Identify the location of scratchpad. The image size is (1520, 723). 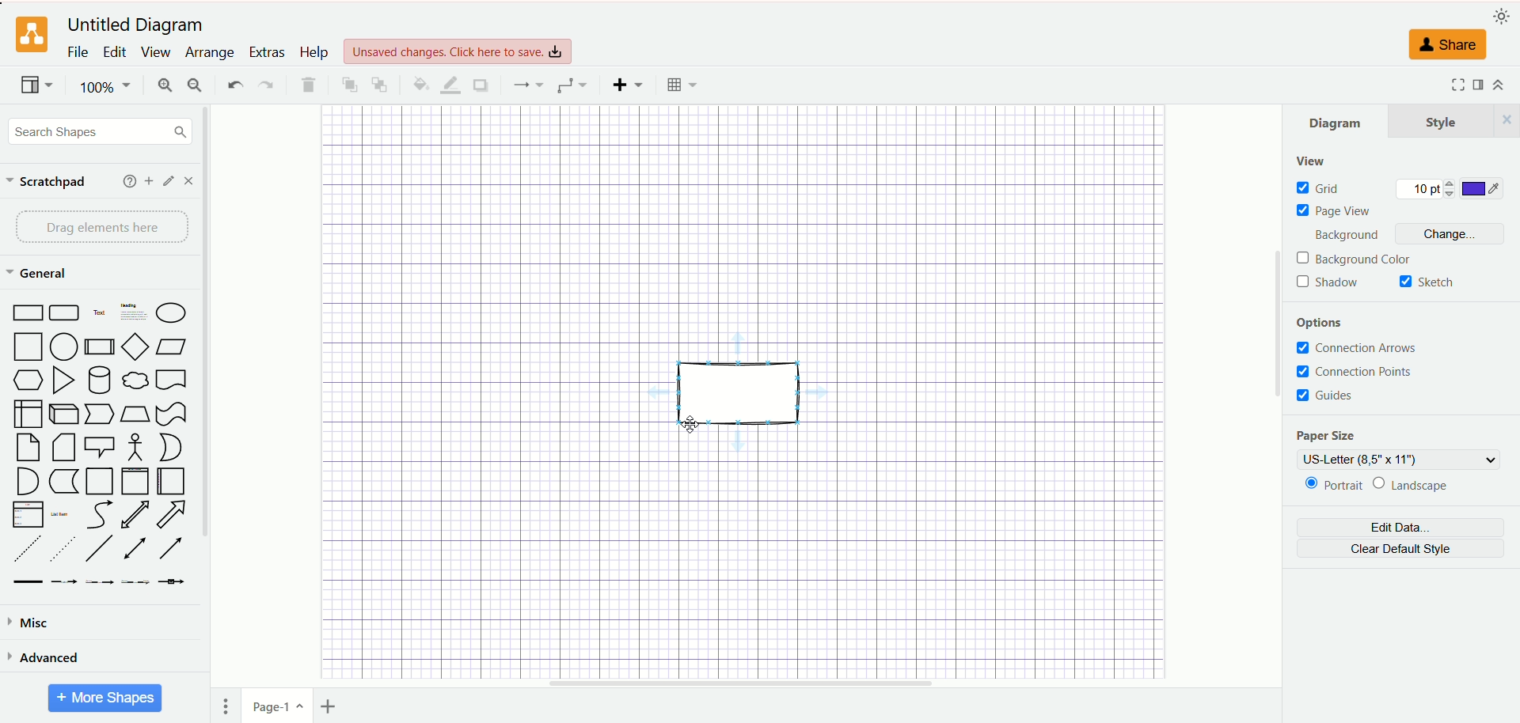
(46, 182).